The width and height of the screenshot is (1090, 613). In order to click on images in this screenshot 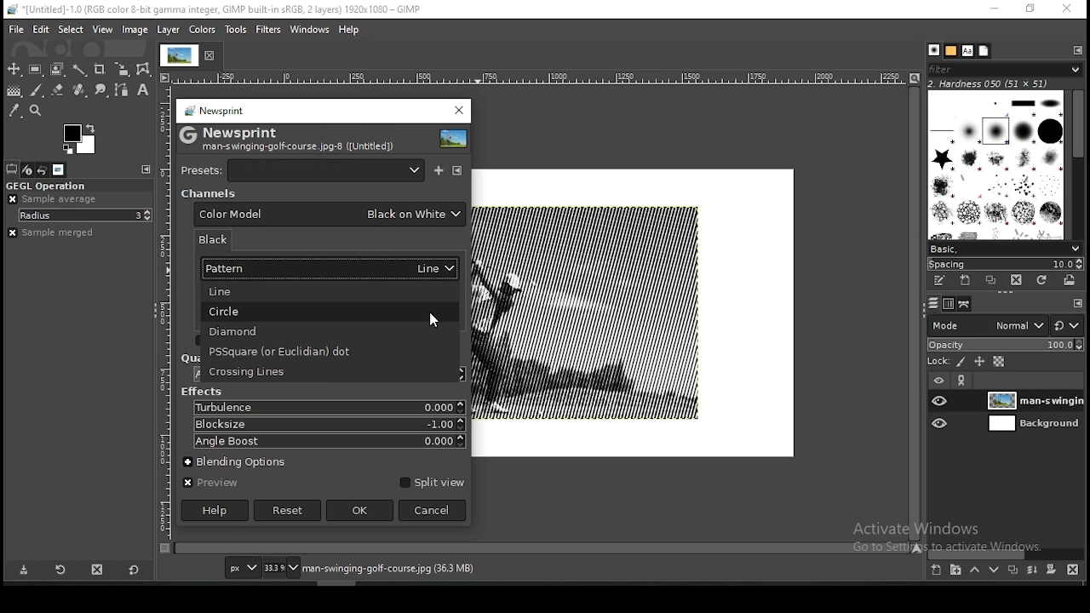, I will do `click(57, 169)`.